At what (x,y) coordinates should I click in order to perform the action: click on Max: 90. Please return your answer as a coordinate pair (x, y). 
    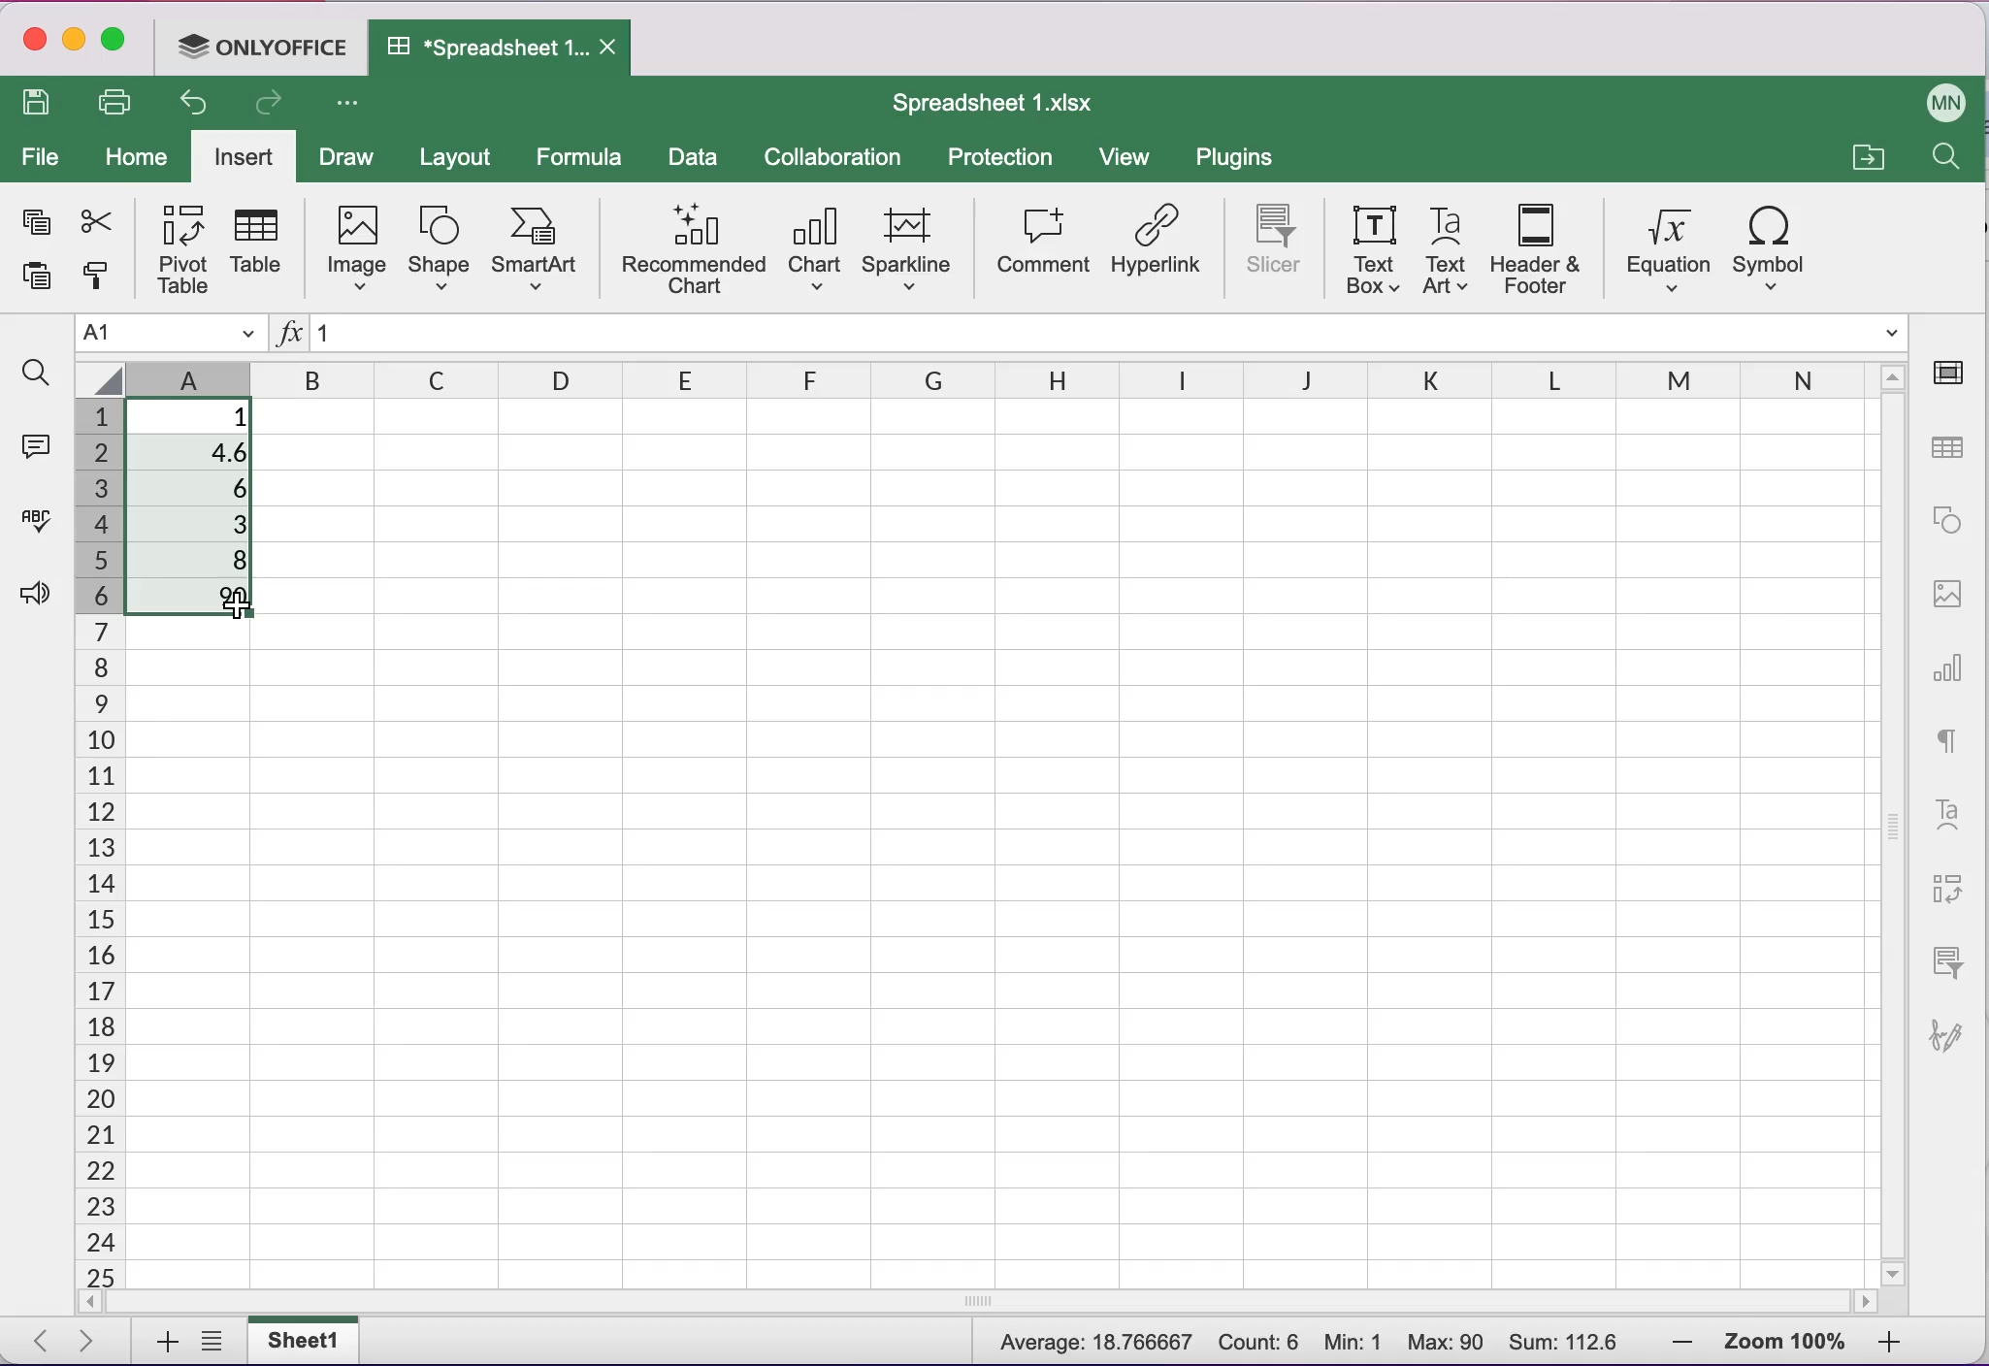
    Looking at the image, I should click on (1447, 1341).